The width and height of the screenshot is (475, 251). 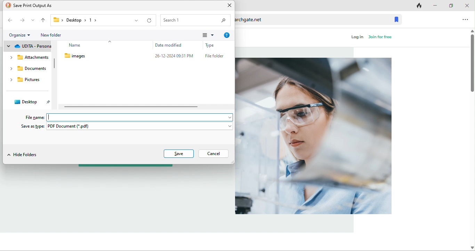 What do you see at coordinates (43, 21) in the screenshot?
I see `up to` at bounding box center [43, 21].